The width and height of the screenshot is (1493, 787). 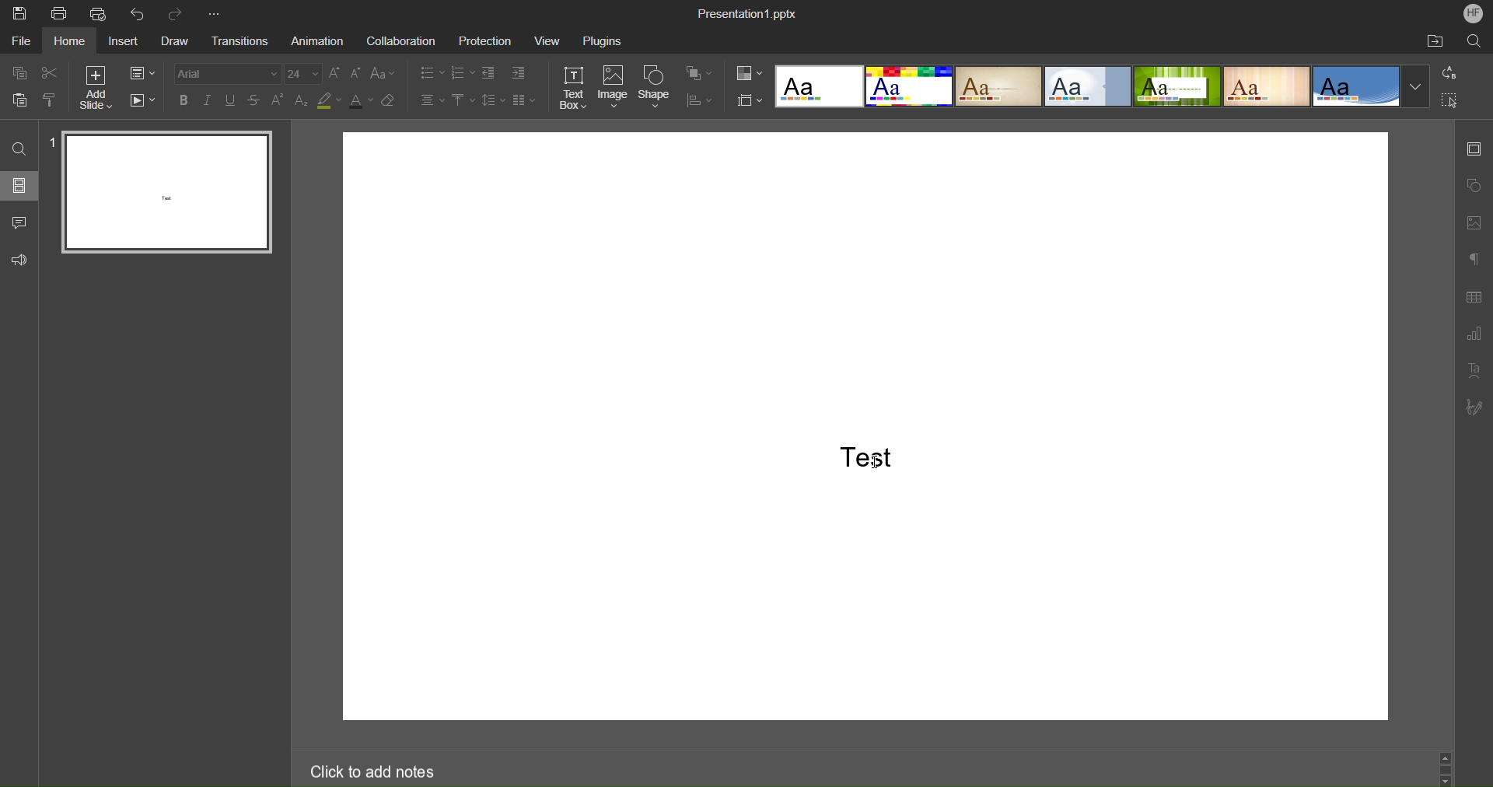 What do you see at coordinates (328, 102) in the screenshot?
I see `Highlight` at bounding box center [328, 102].